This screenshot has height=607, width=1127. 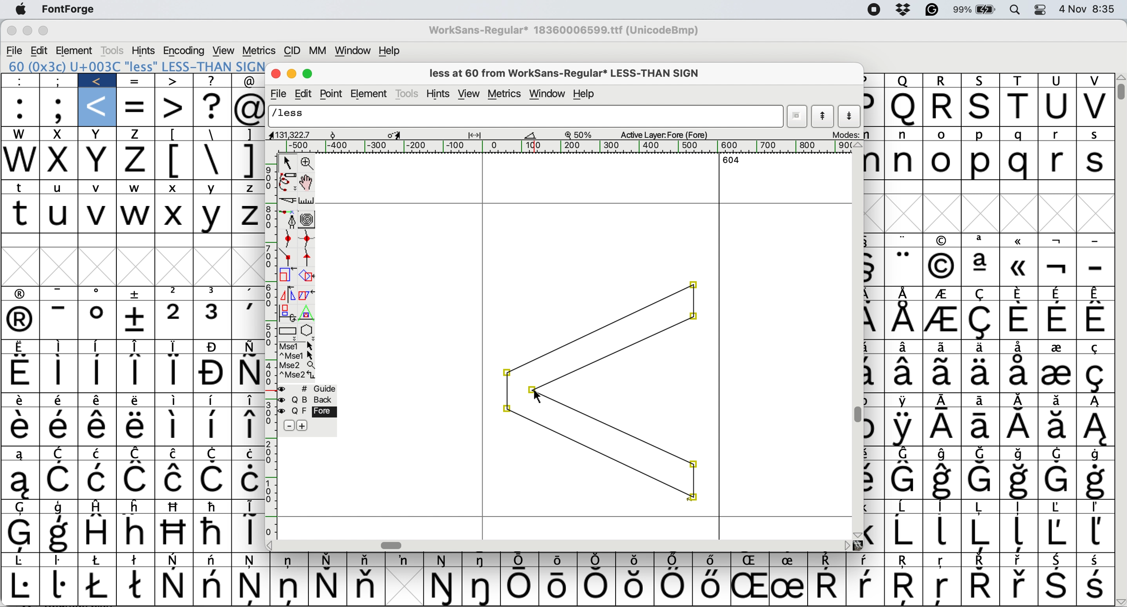 What do you see at coordinates (1057, 454) in the screenshot?
I see `Symbol` at bounding box center [1057, 454].